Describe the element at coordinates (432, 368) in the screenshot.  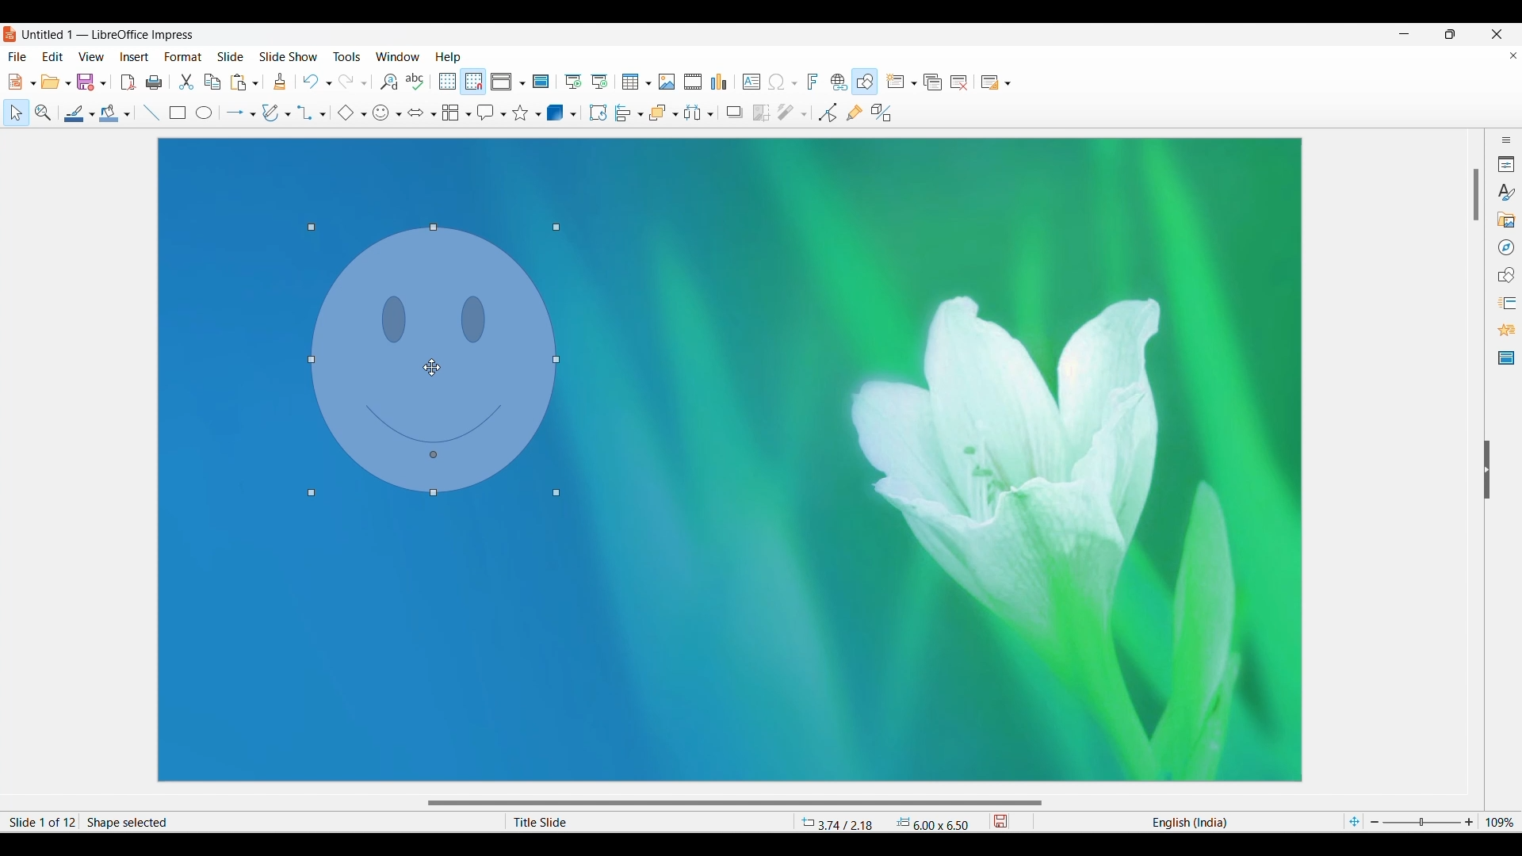
I see `Cursor position unchanged` at that location.